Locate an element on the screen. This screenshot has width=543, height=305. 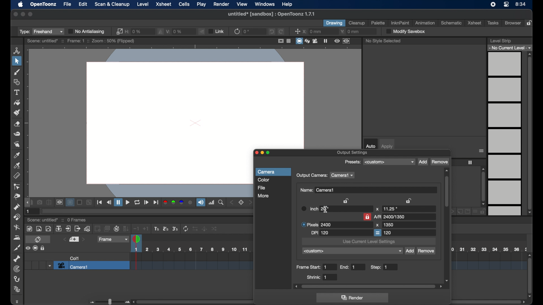
 is located at coordinates (409, 201).